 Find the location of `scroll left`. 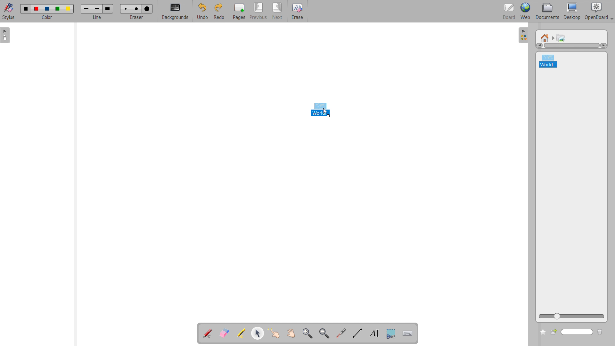

scroll left is located at coordinates (539, 45).